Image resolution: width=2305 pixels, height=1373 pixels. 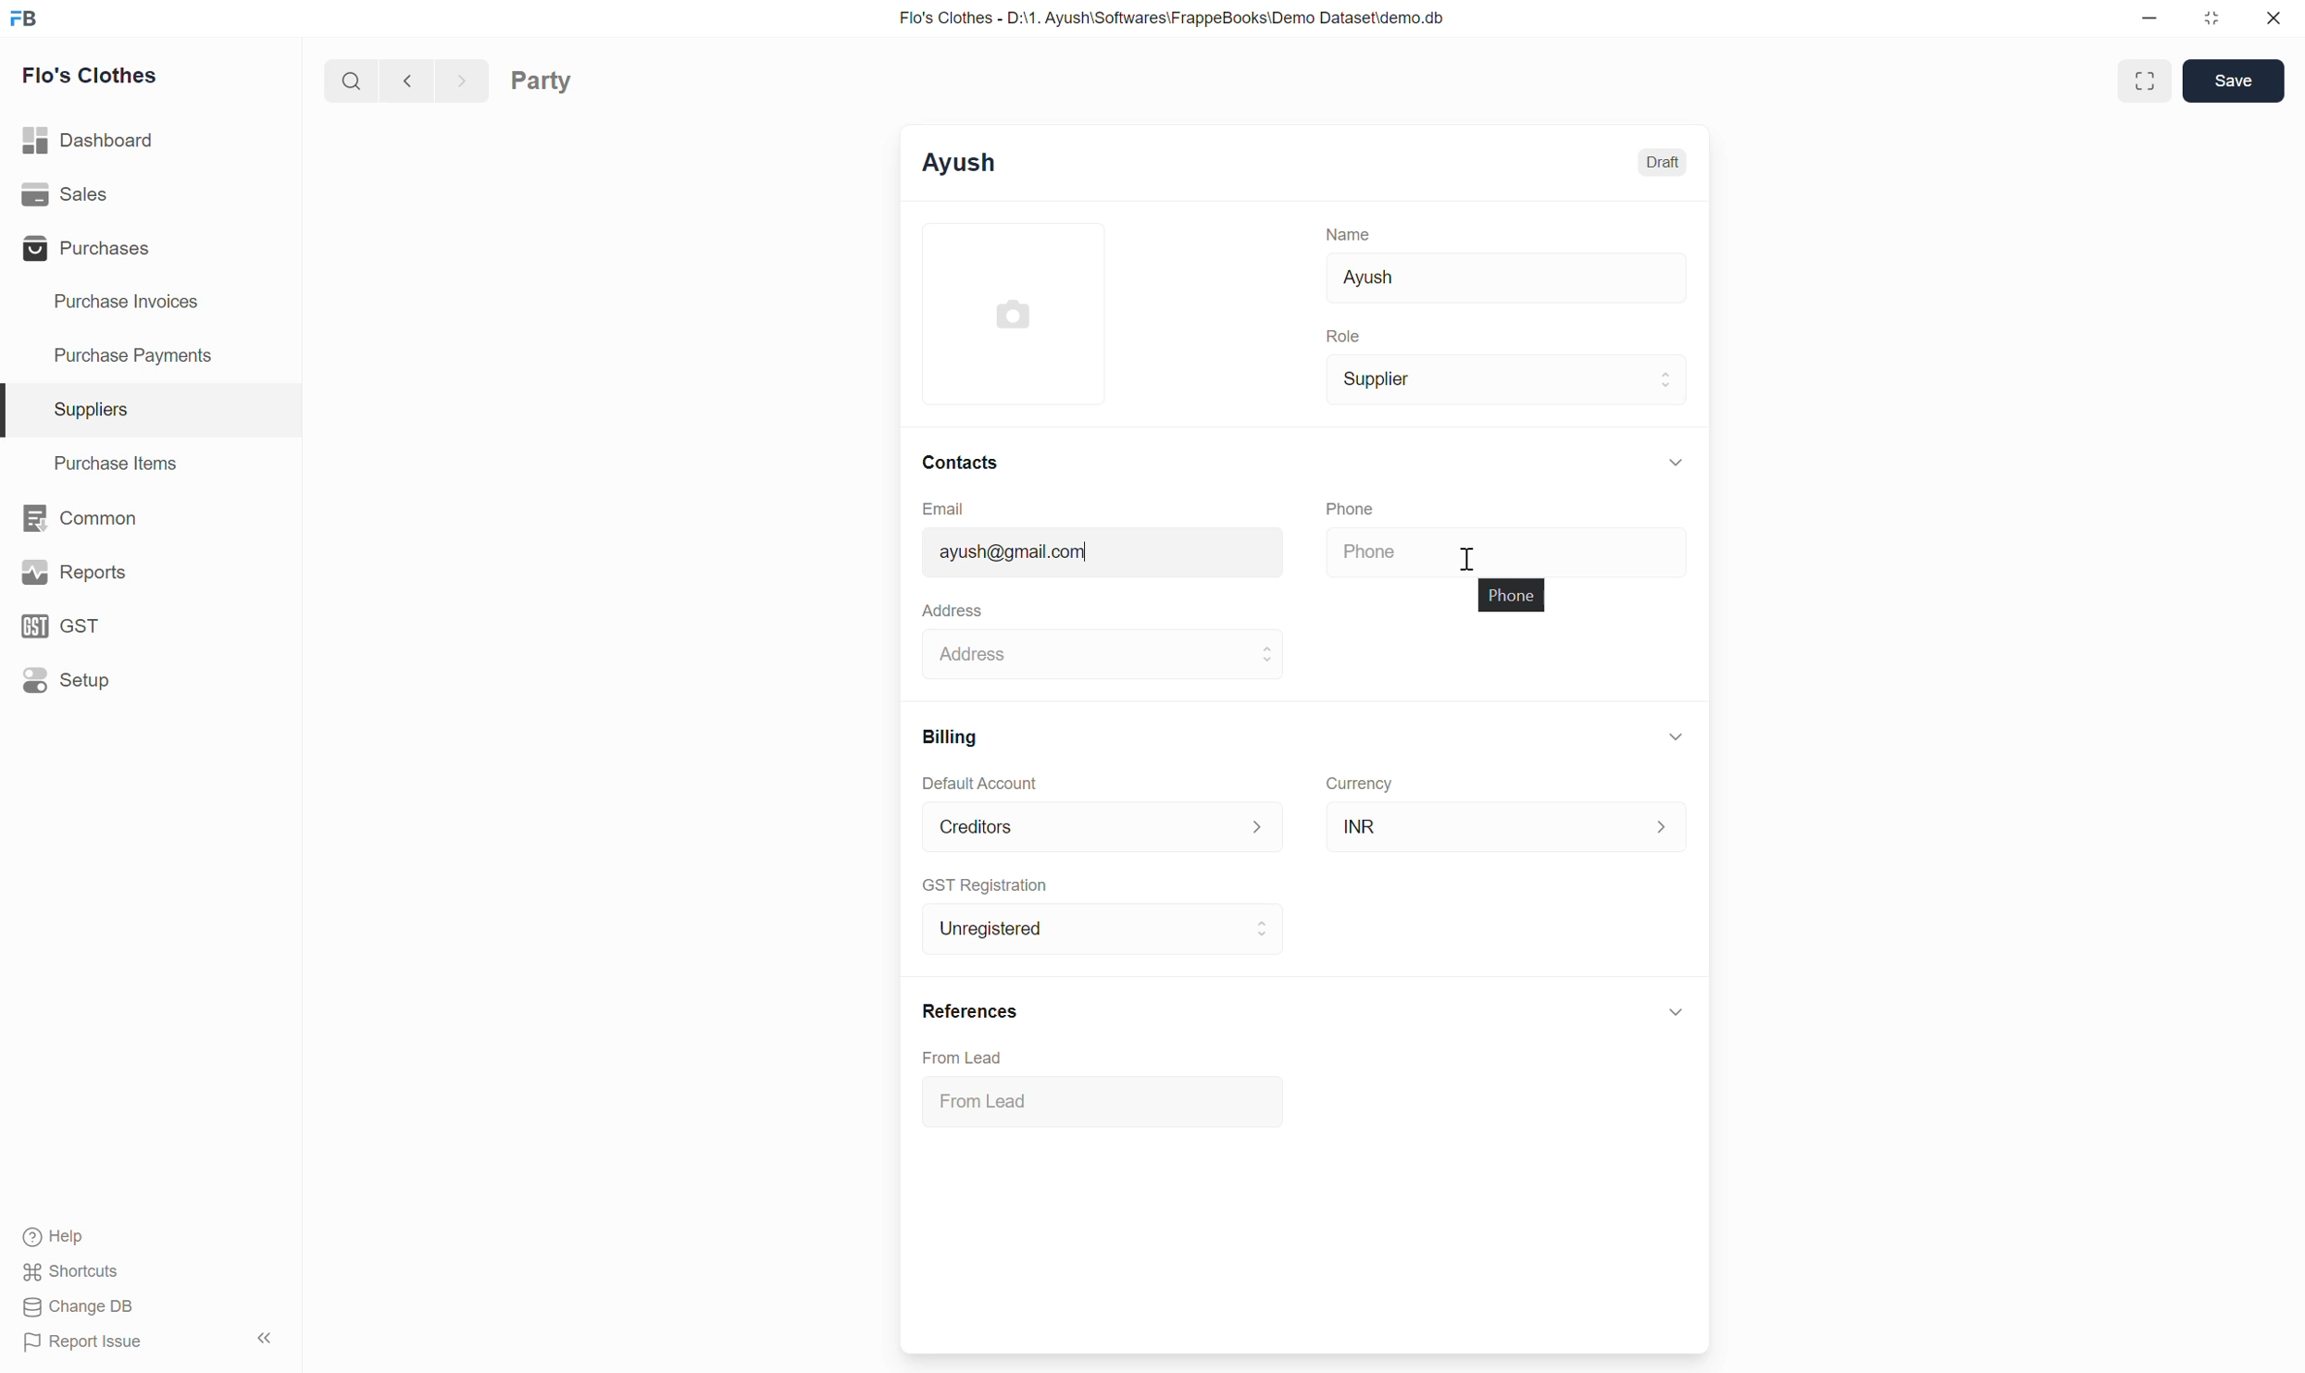 I want to click on Search, so click(x=352, y=80).